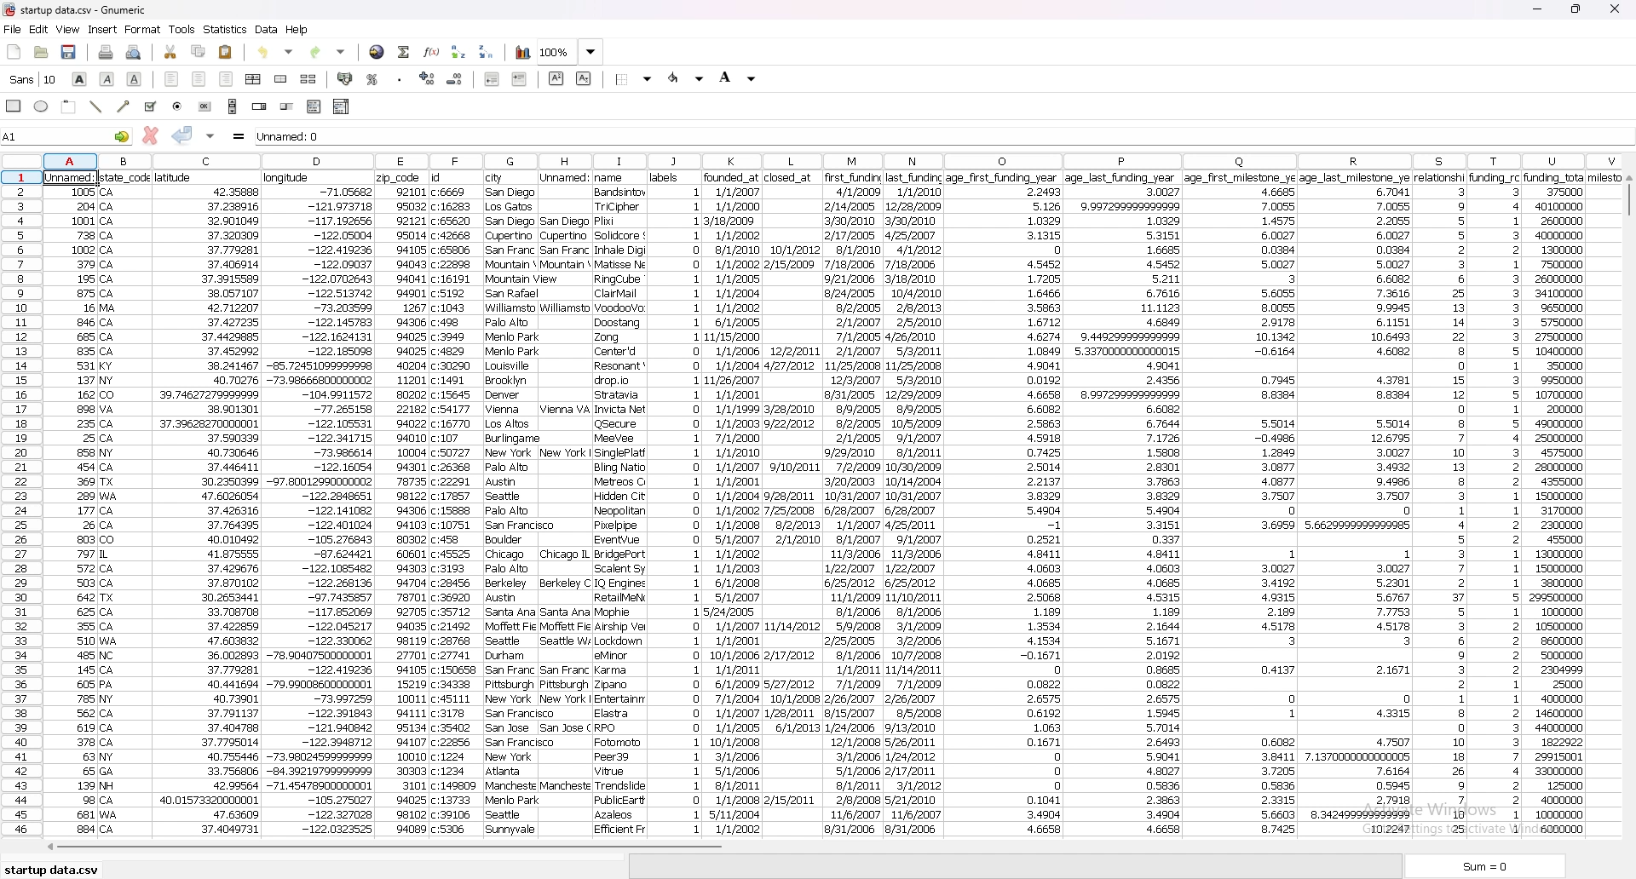  I want to click on centre horizontally, so click(254, 79).